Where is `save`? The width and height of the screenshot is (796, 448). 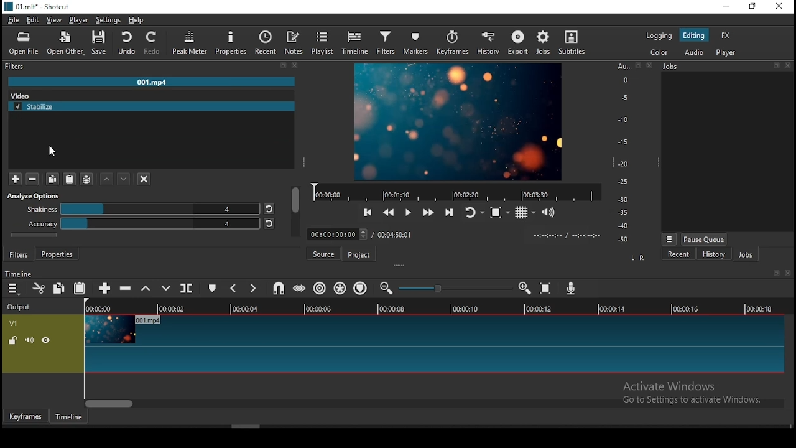
save is located at coordinates (101, 42).